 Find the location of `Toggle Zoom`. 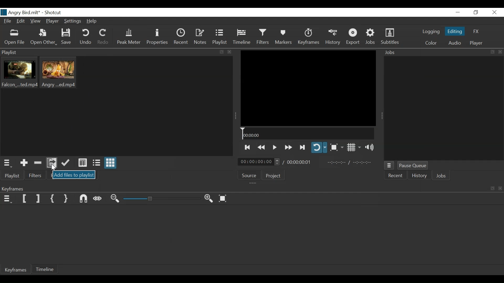

Toggle Zoom is located at coordinates (337, 148).